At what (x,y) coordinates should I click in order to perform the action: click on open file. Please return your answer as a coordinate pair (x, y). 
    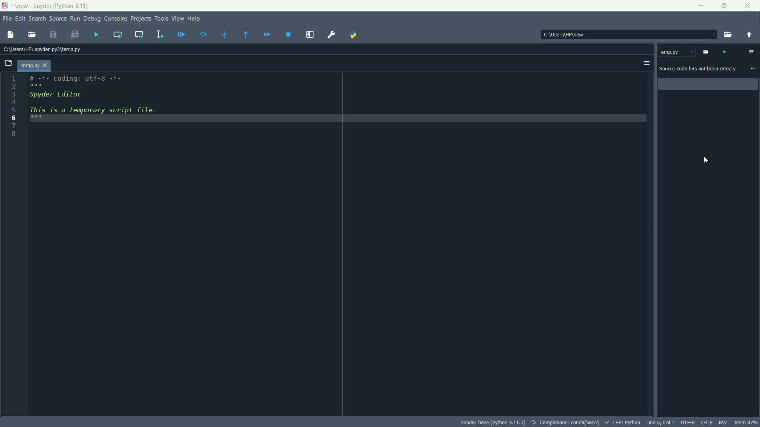
    Looking at the image, I should click on (32, 35).